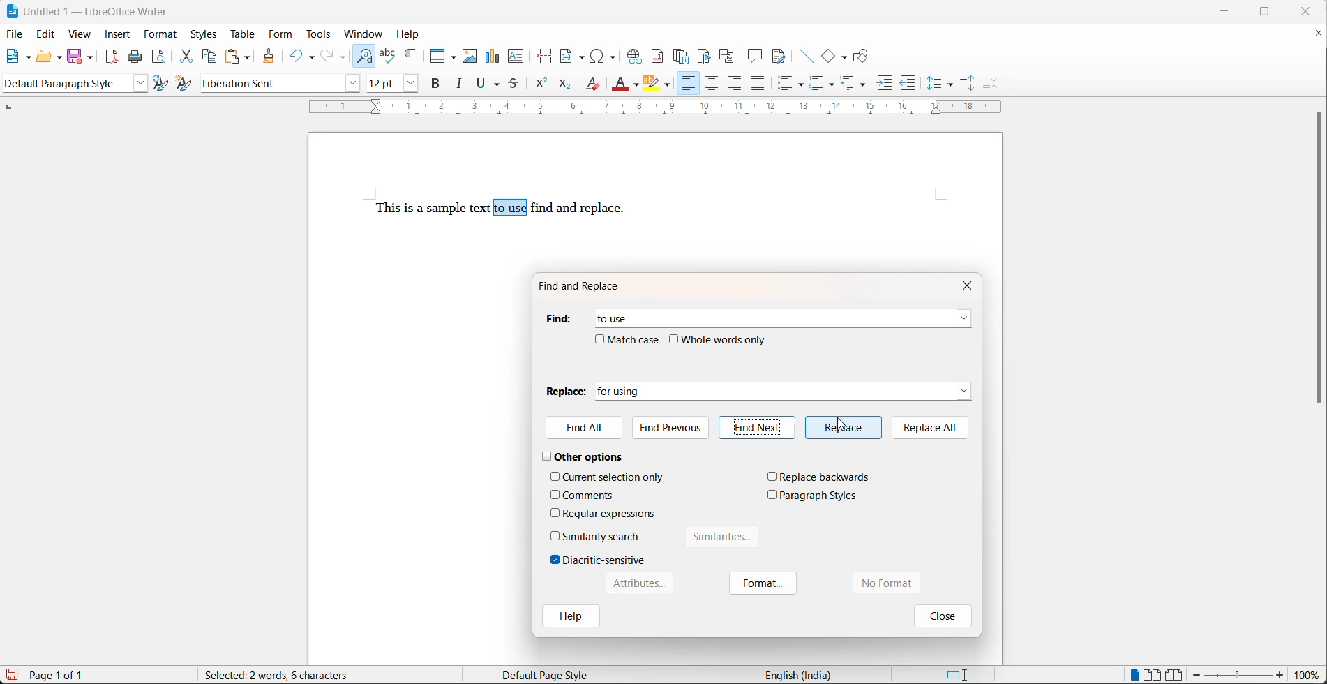  Describe the element at coordinates (541, 87) in the screenshot. I see `superscript` at that location.